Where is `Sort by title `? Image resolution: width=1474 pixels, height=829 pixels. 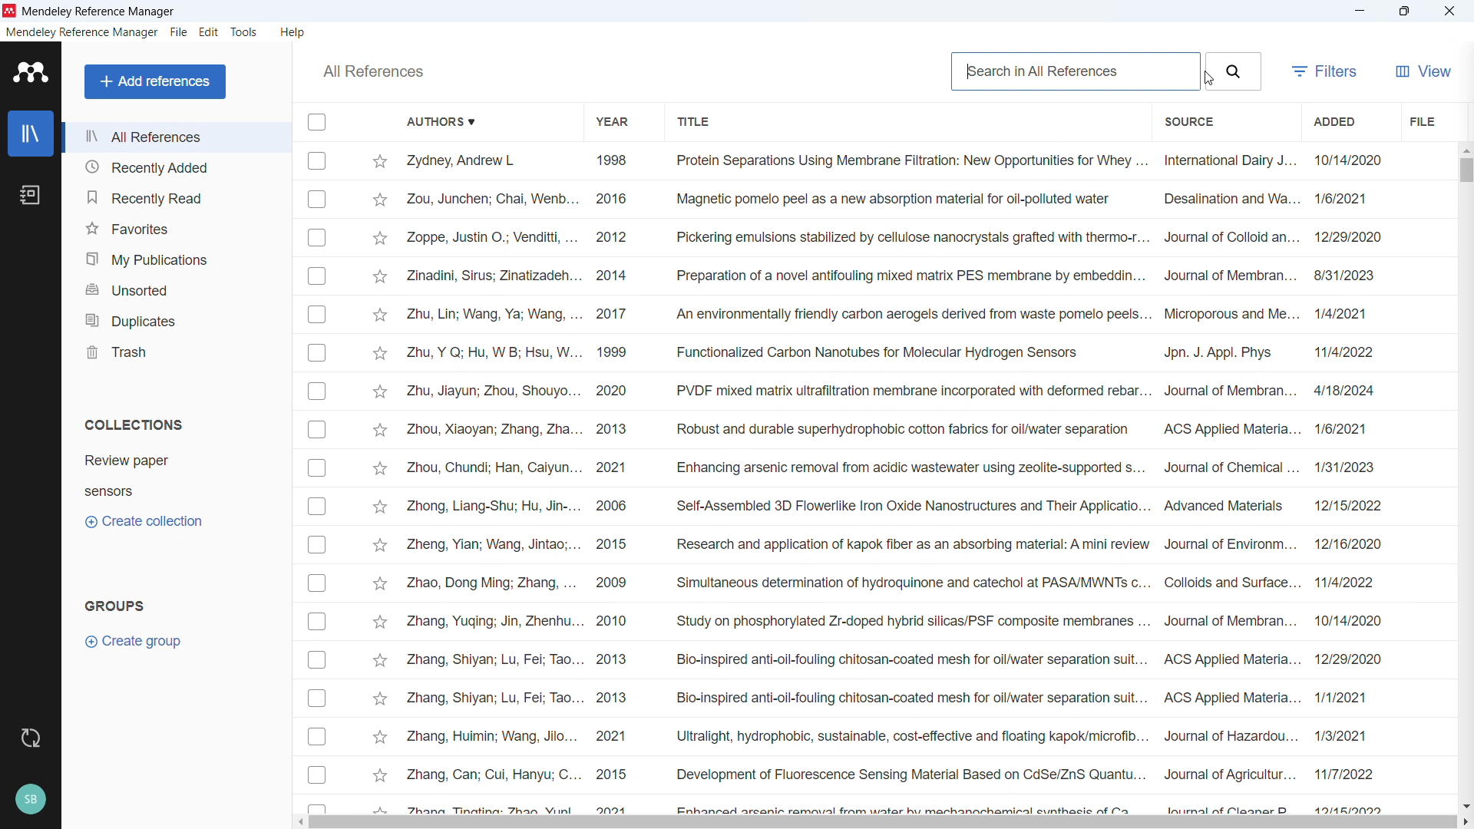 Sort by title  is located at coordinates (697, 122).